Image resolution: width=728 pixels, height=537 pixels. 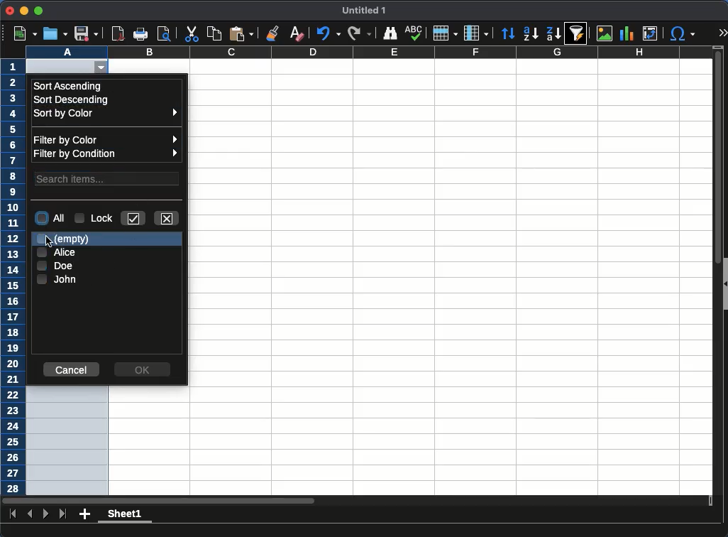 What do you see at coordinates (26, 34) in the screenshot?
I see `new` at bounding box center [26, 34].